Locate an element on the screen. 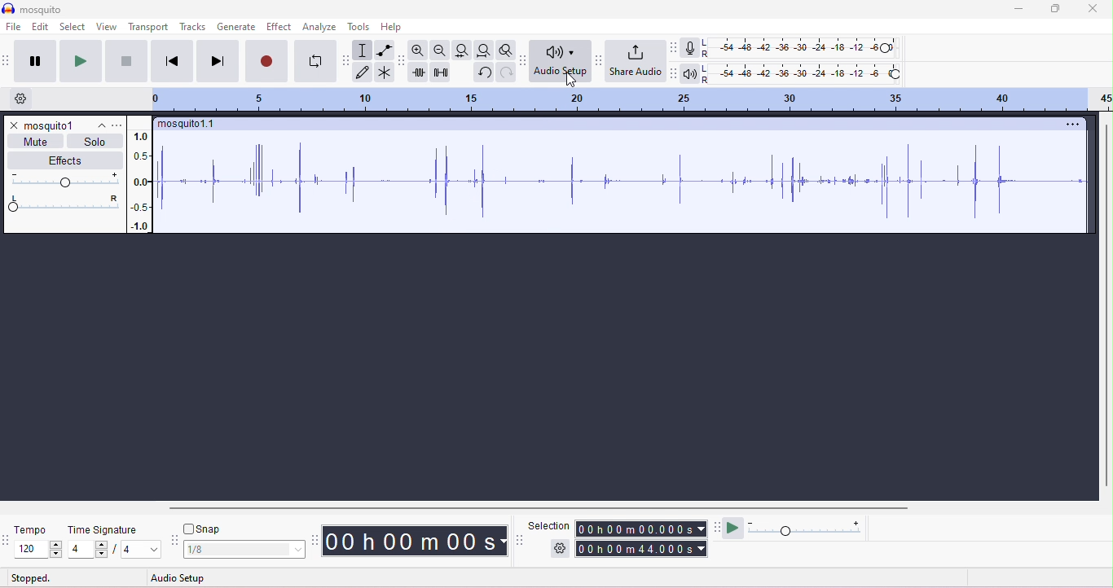 This screenshot has width=1113, height=588. snap is located at coordinates (202, 529).